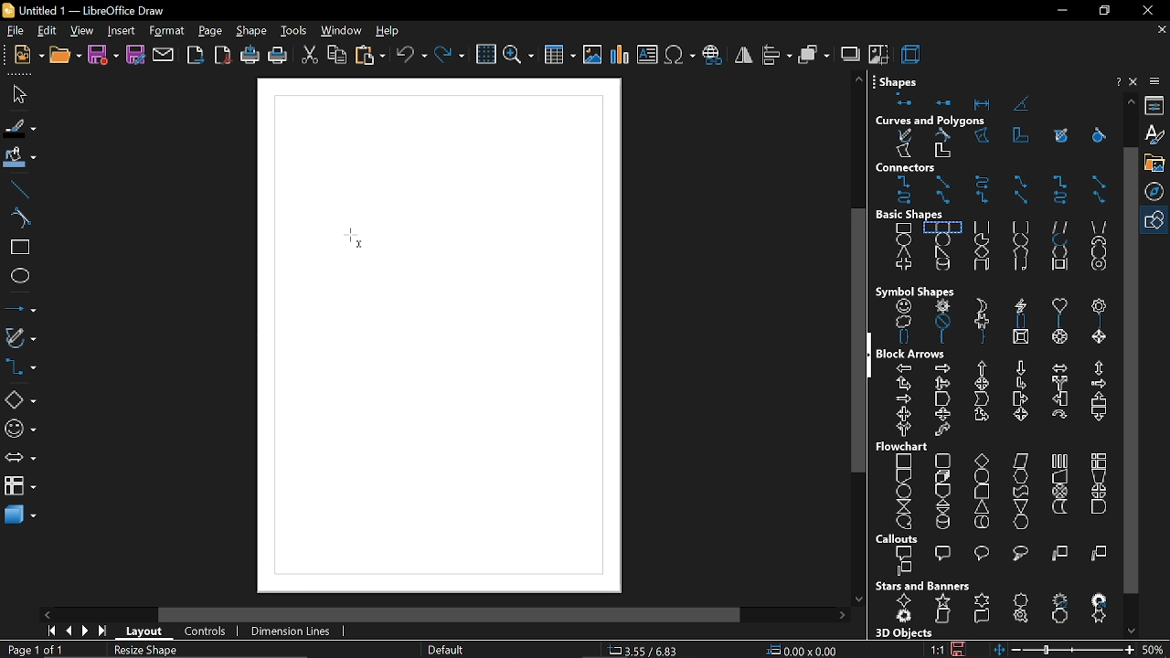 This screenshot has height=658, width=1170. What do you see at coordinates (713, 56) in the screenshot?
I see `insert hyperlink` at bounding box center [713, 56].